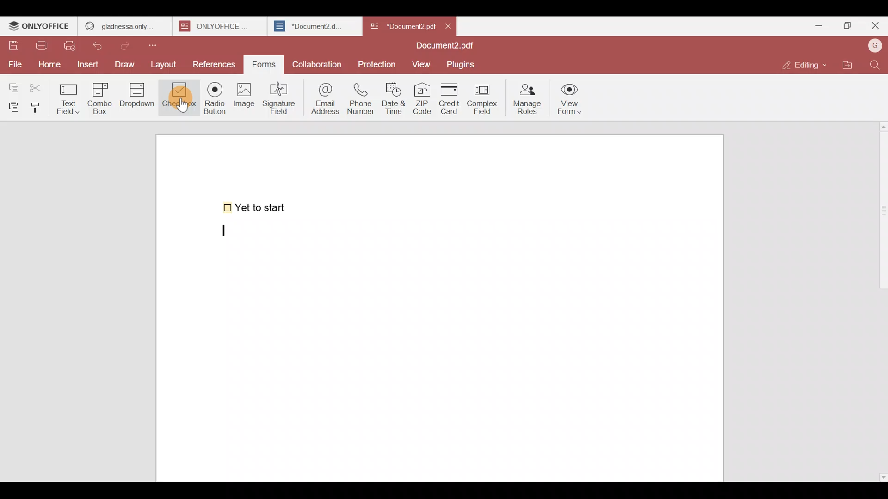  Describe the element at coordinates (102, 44) in the screenshot. I see `Undo` at that location.